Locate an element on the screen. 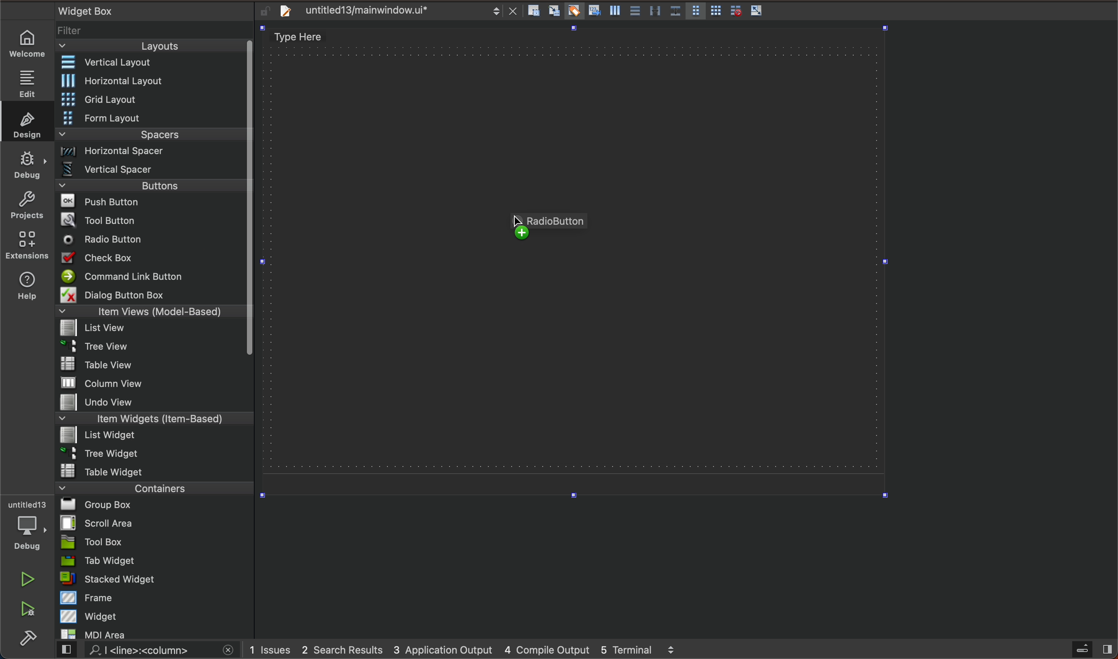 The height and width of the screenshot is (659, 1118). tool button is located at coordinates (152, 220).